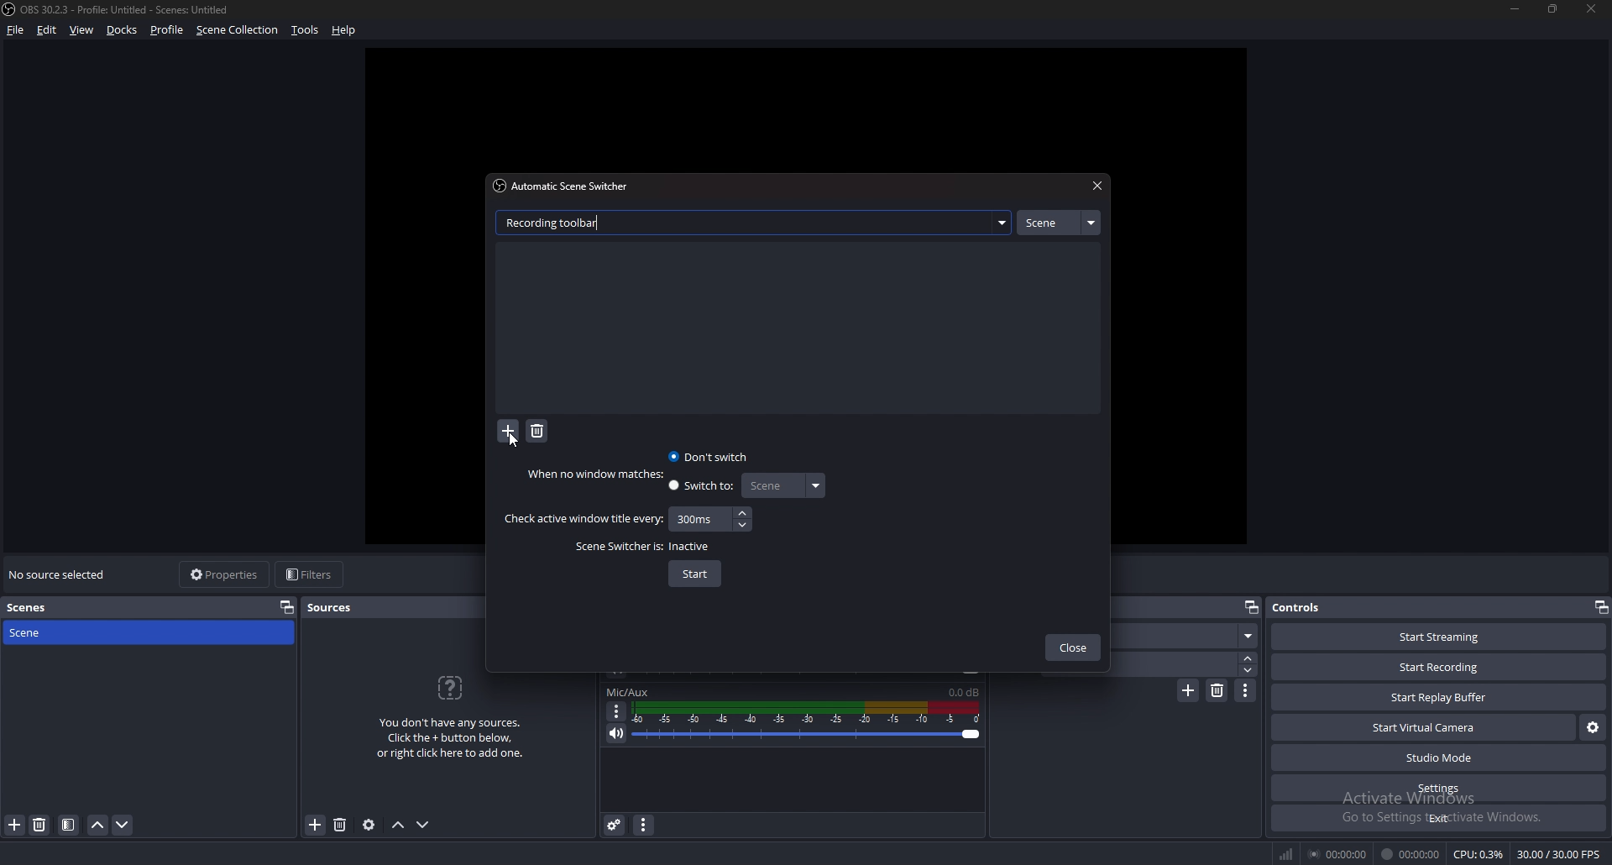  I want to click on scenes, so click(41, 608).